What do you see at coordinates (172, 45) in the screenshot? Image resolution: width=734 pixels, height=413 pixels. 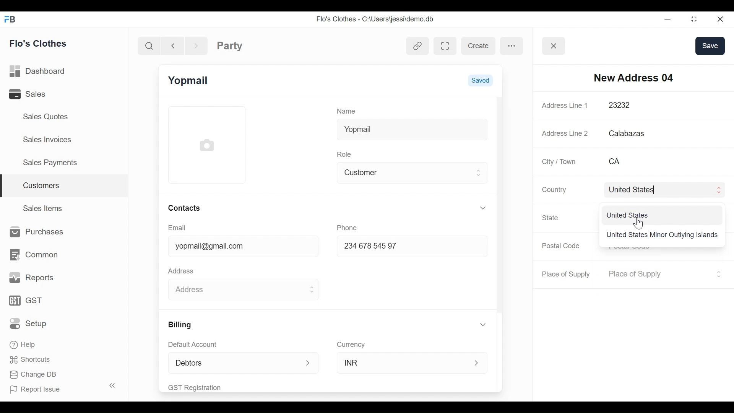 I see `Navigate back` at bounding box center [172, 45].